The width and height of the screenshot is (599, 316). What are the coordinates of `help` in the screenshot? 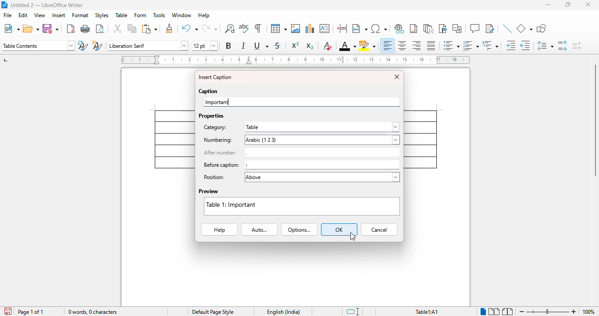 It's located at (204, 15).